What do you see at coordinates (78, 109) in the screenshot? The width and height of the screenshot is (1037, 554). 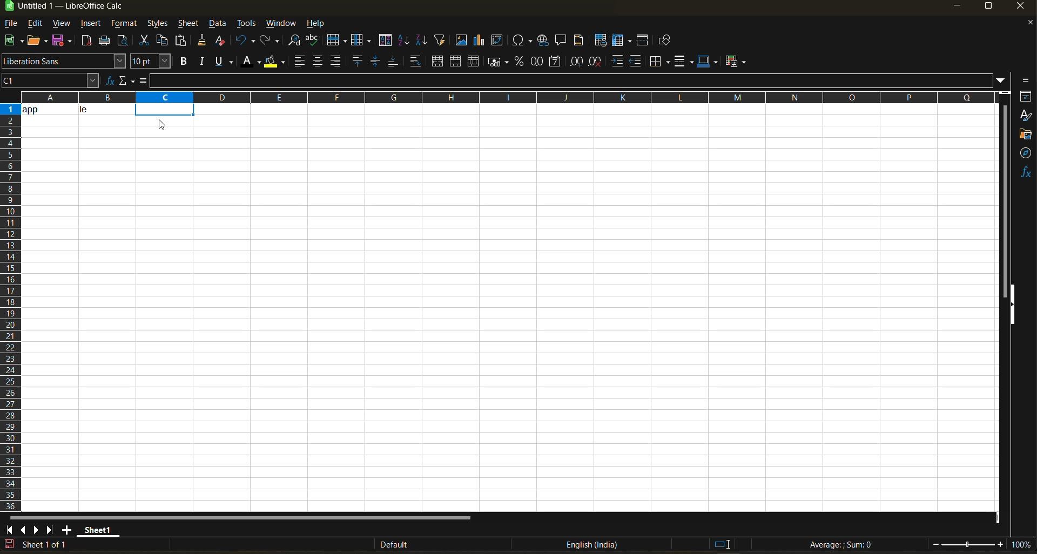 I see `data` at bounding box center [78, 109].